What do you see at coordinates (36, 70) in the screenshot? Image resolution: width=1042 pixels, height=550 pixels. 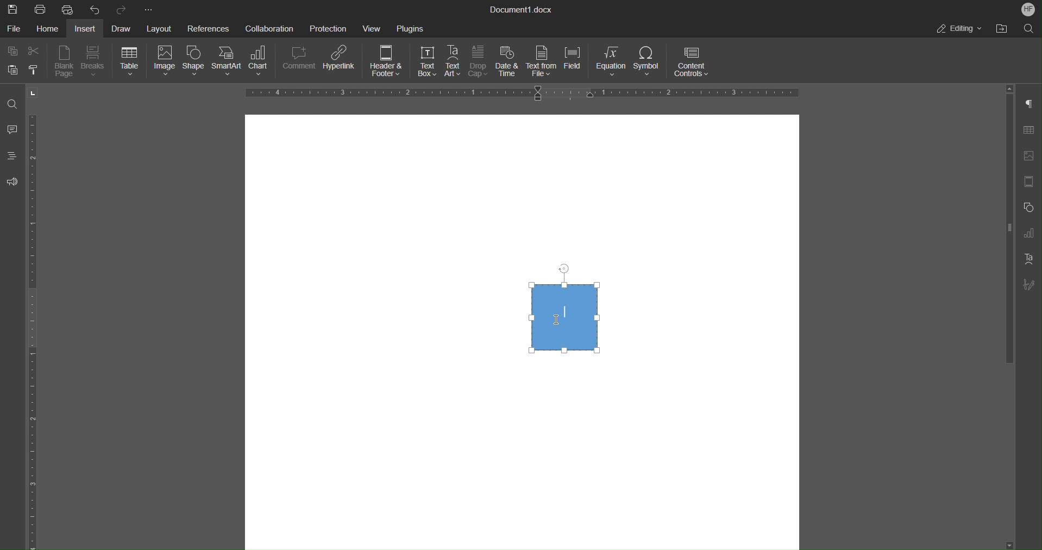 I see `Copy Style` at bounding box center [36, 70].